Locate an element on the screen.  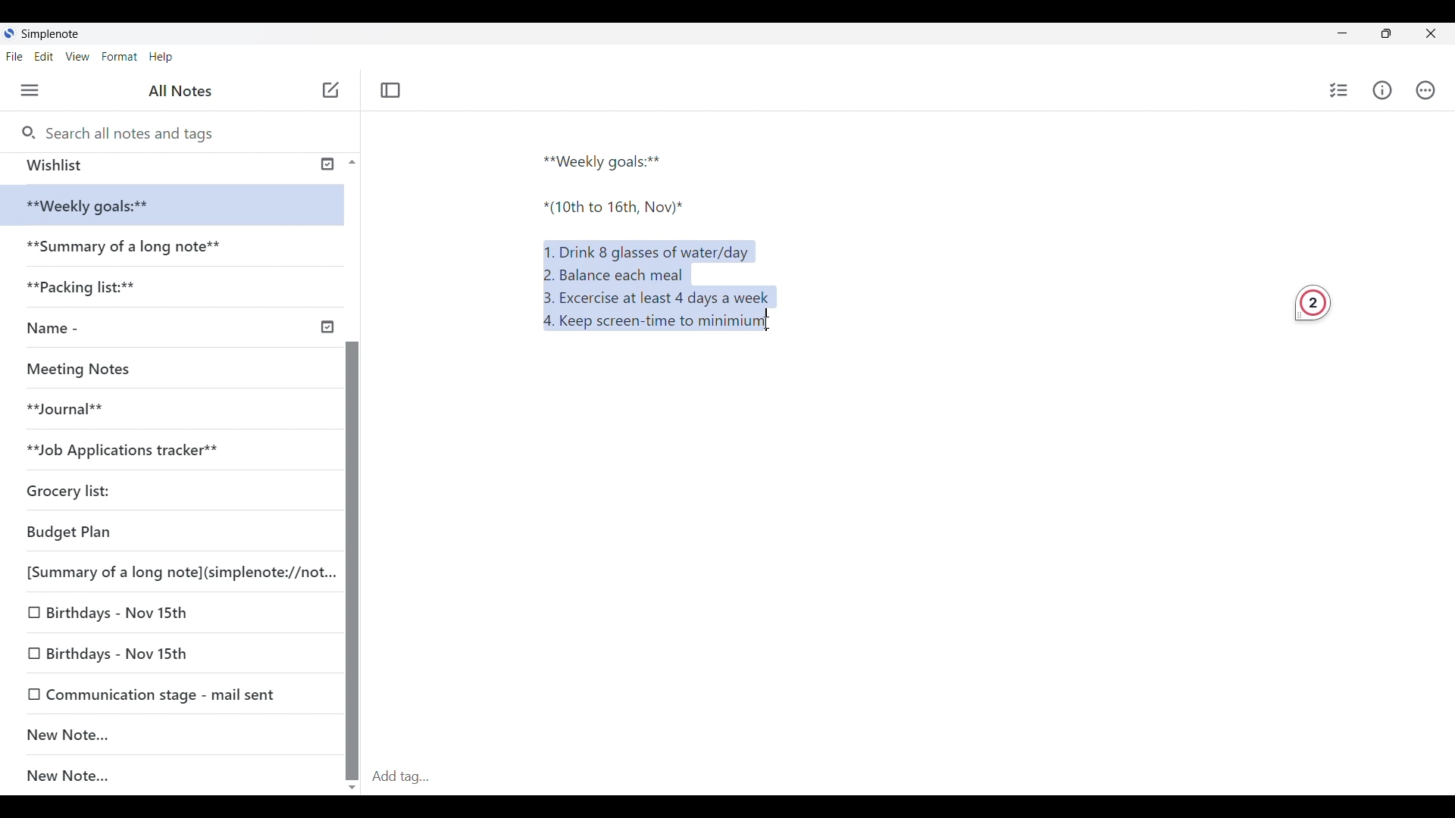
**Summary of a long note** is located at coordinates (128, 249).